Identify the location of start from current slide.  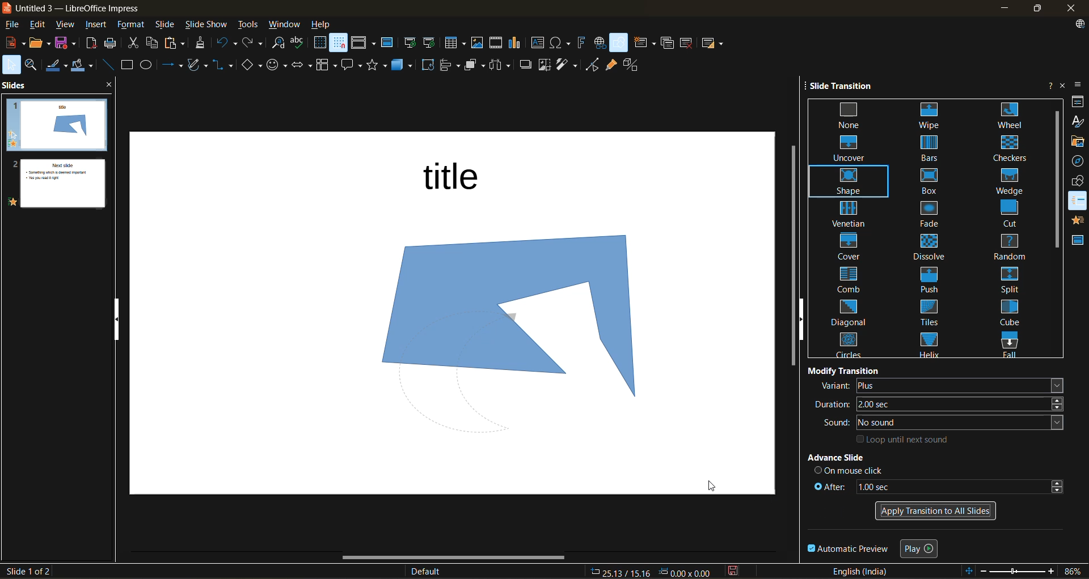
(431, 42).